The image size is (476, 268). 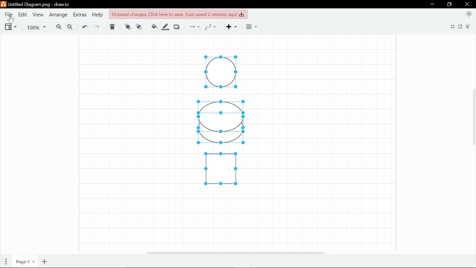 I want to click on Grid, so click(x=251, y=27).